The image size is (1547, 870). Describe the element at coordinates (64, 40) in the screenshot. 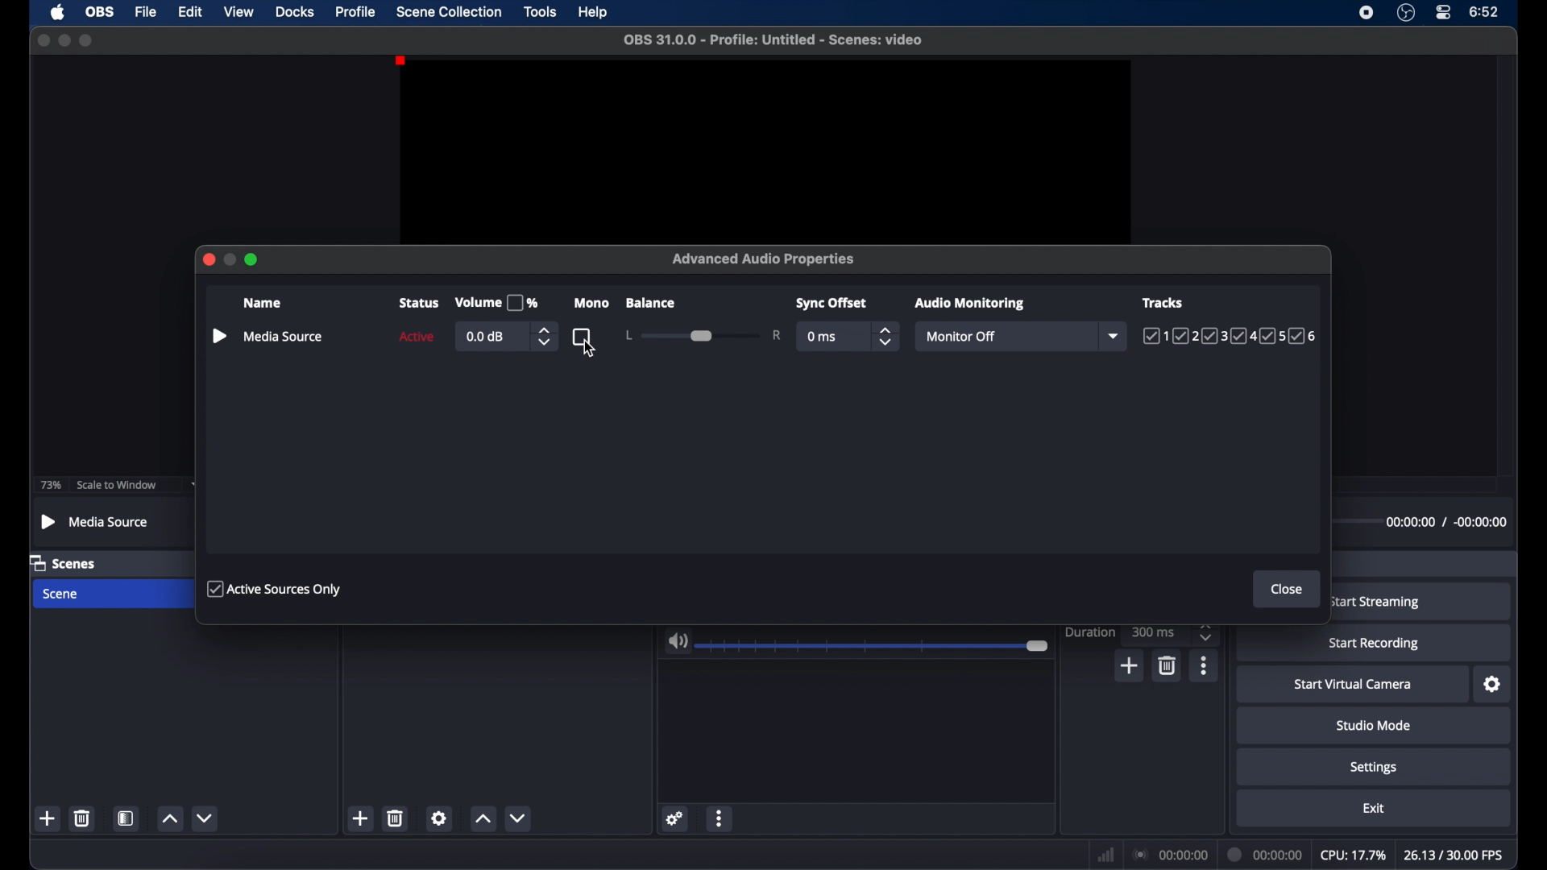

I see `minimize` at that location.